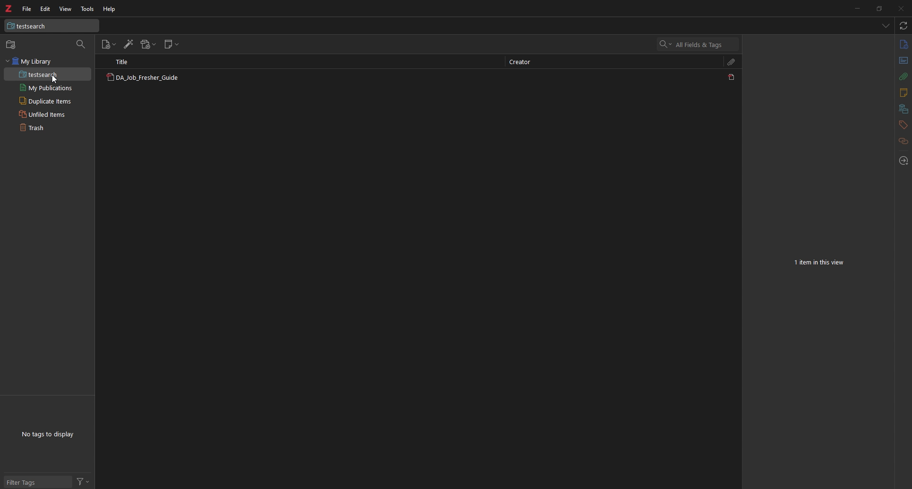  I want to click on related, so click(904, 141).